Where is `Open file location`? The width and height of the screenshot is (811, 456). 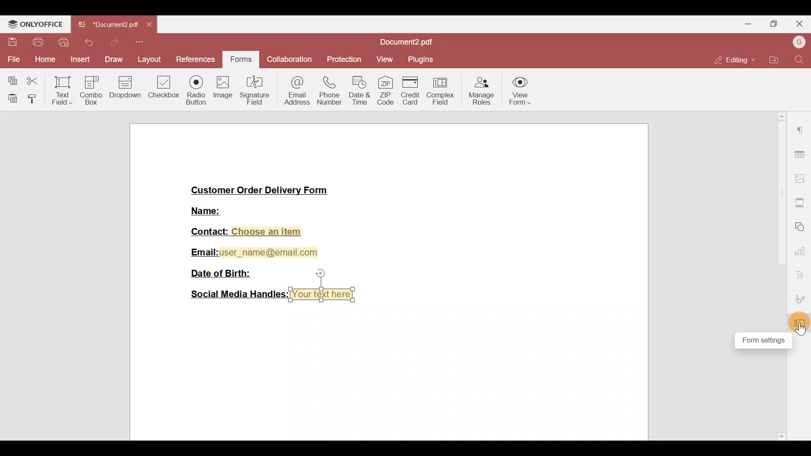 Open file location is located at coordinates (771, 59).